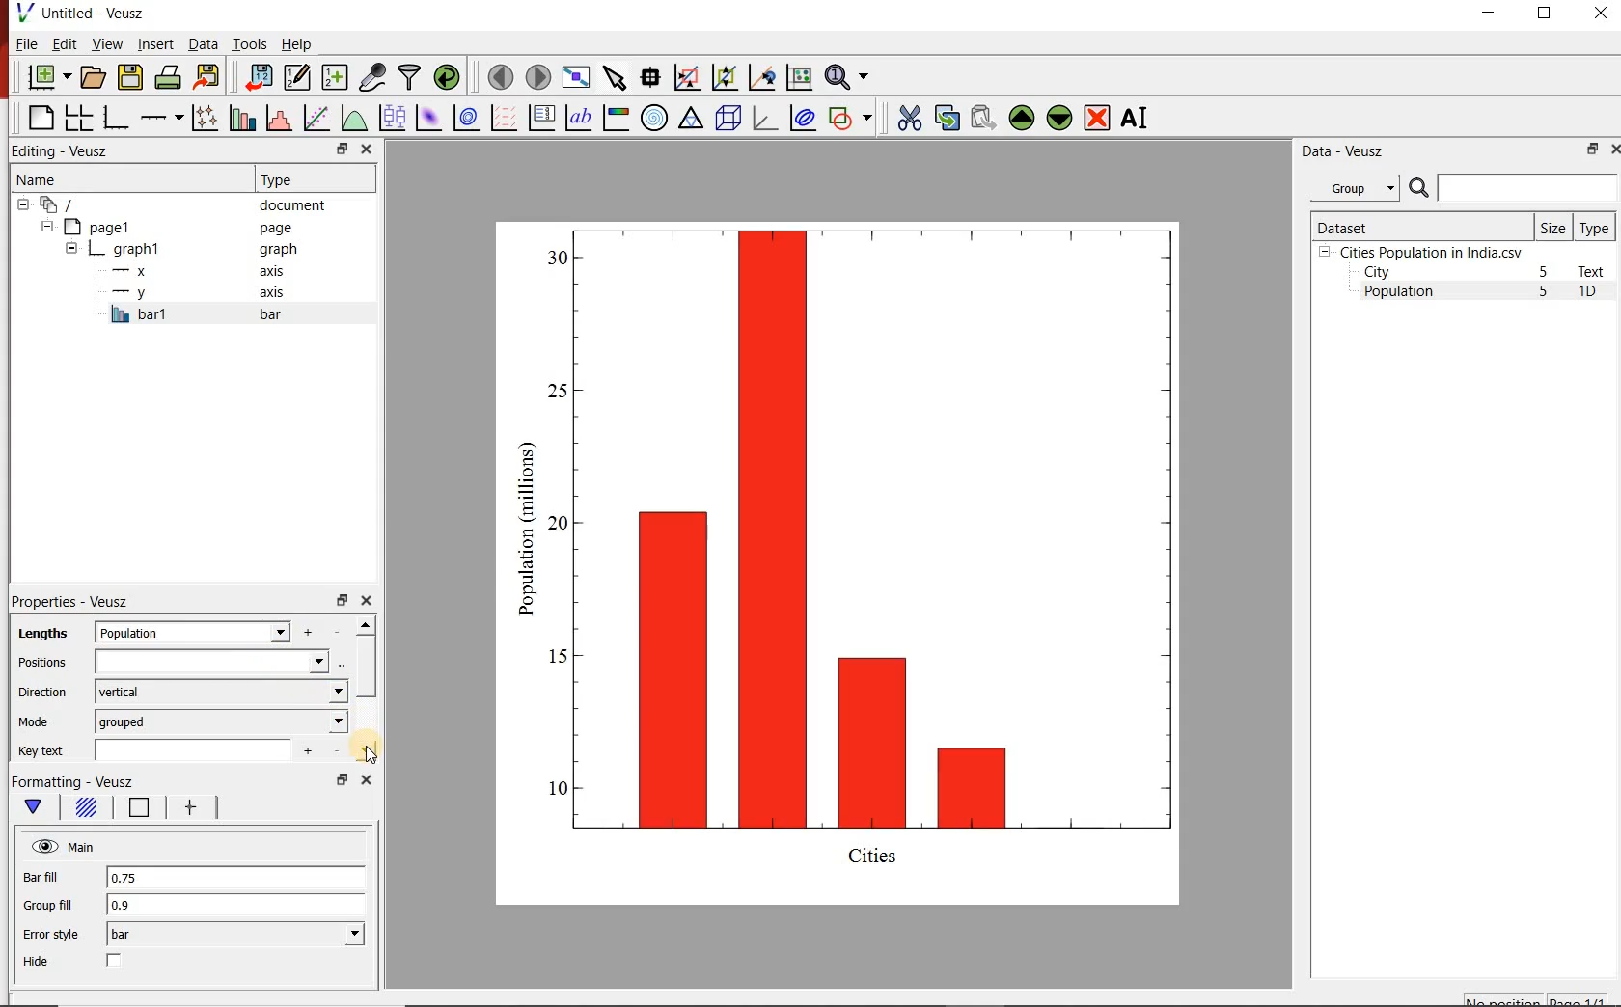 Image resolution: width=1621 pixels, height=1007 pixels. What do you see at coordinates (1595, 293) in the screenshot?
I see `1D` at bounding box center [1595, 293].